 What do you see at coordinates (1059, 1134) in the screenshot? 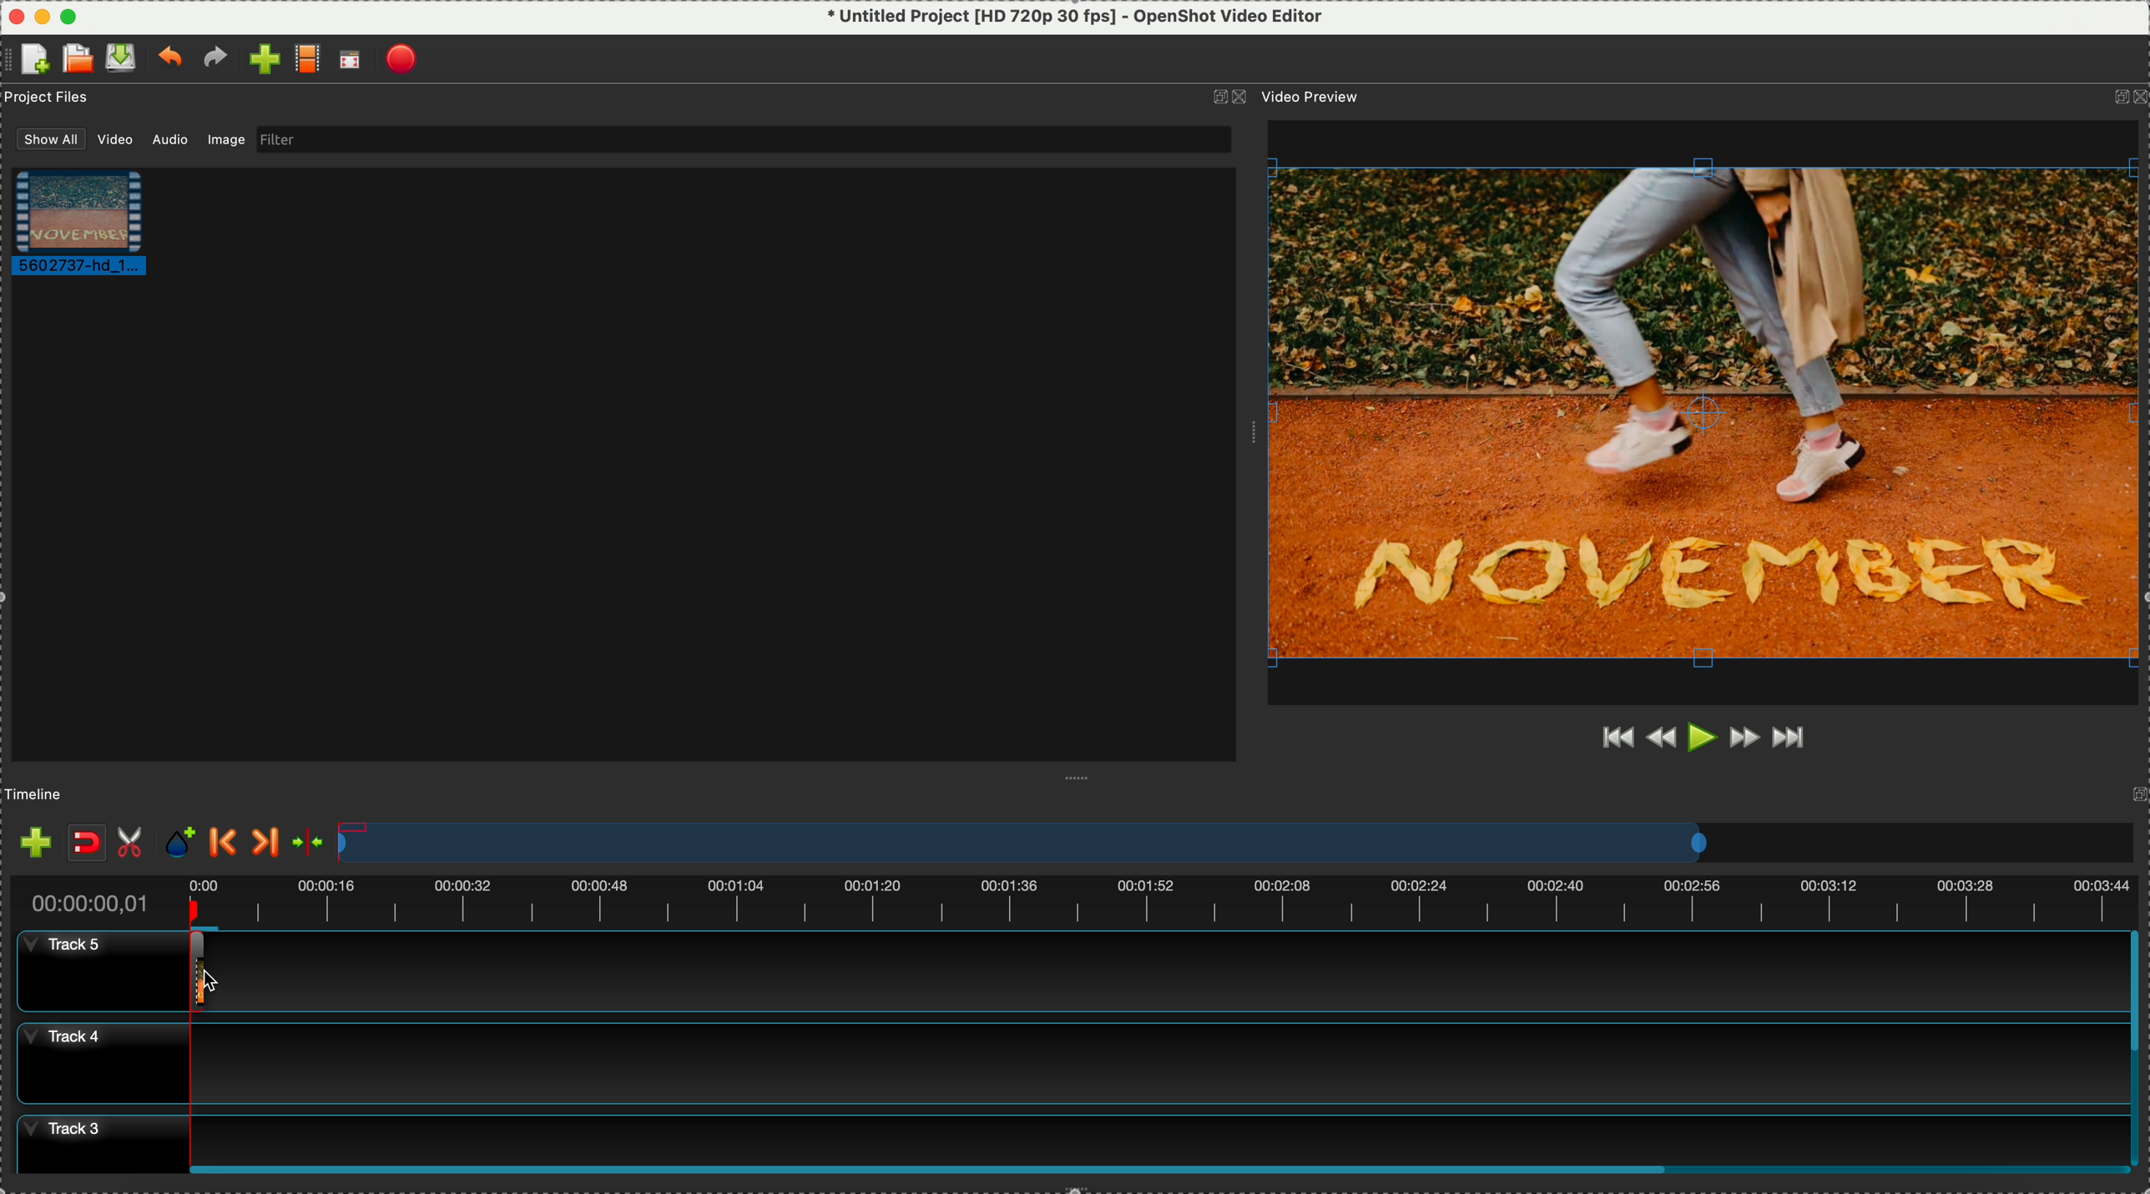
I see `track 3` at bounding box center [1059, 1134].